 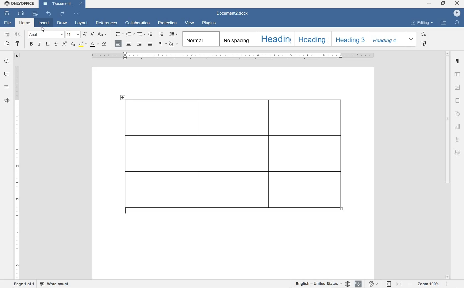 I want to click on SELECT ALL, so click(x=423, y=44).